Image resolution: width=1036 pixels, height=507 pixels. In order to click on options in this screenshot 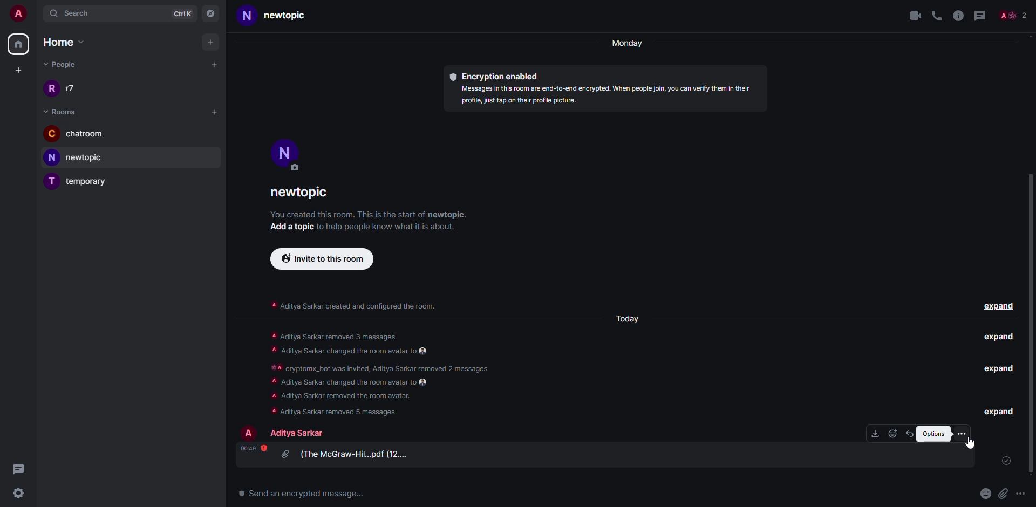, I will do `click(963, 434)`.